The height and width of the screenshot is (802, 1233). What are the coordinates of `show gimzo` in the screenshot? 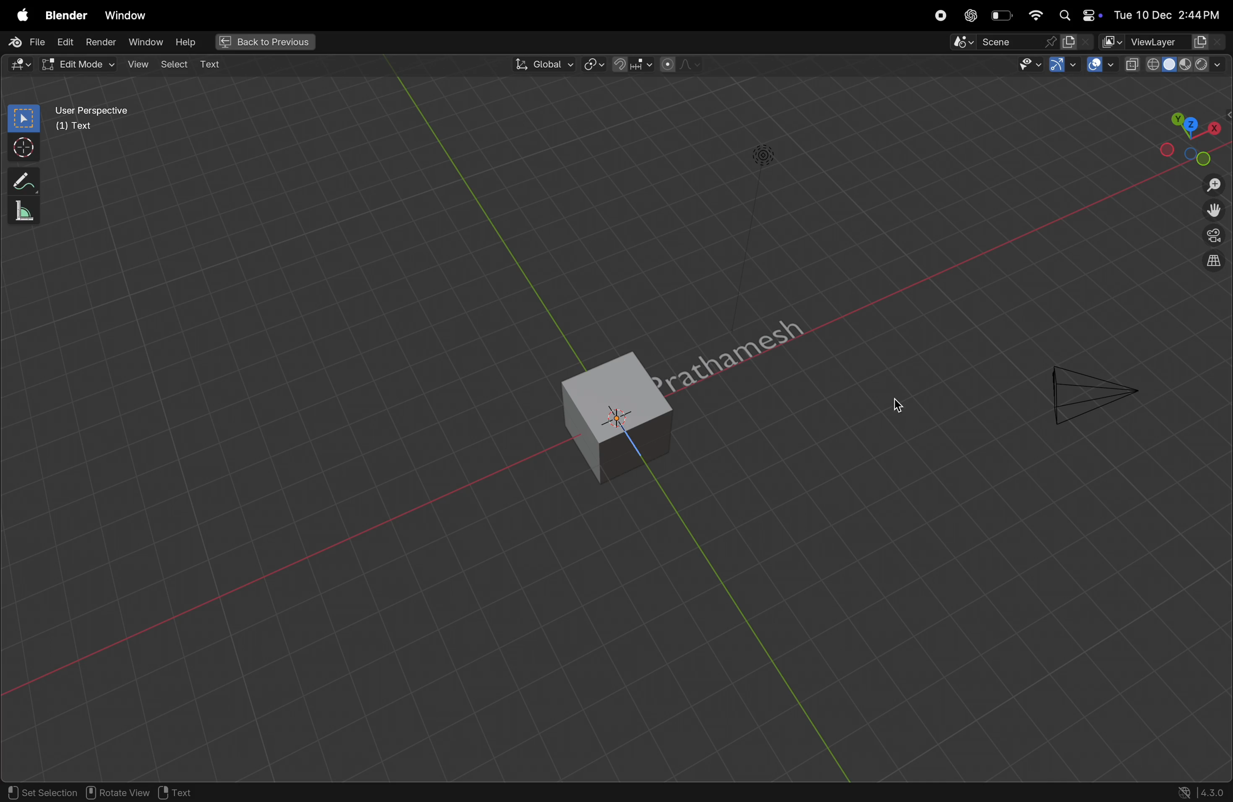 It's located at (1062, 66).